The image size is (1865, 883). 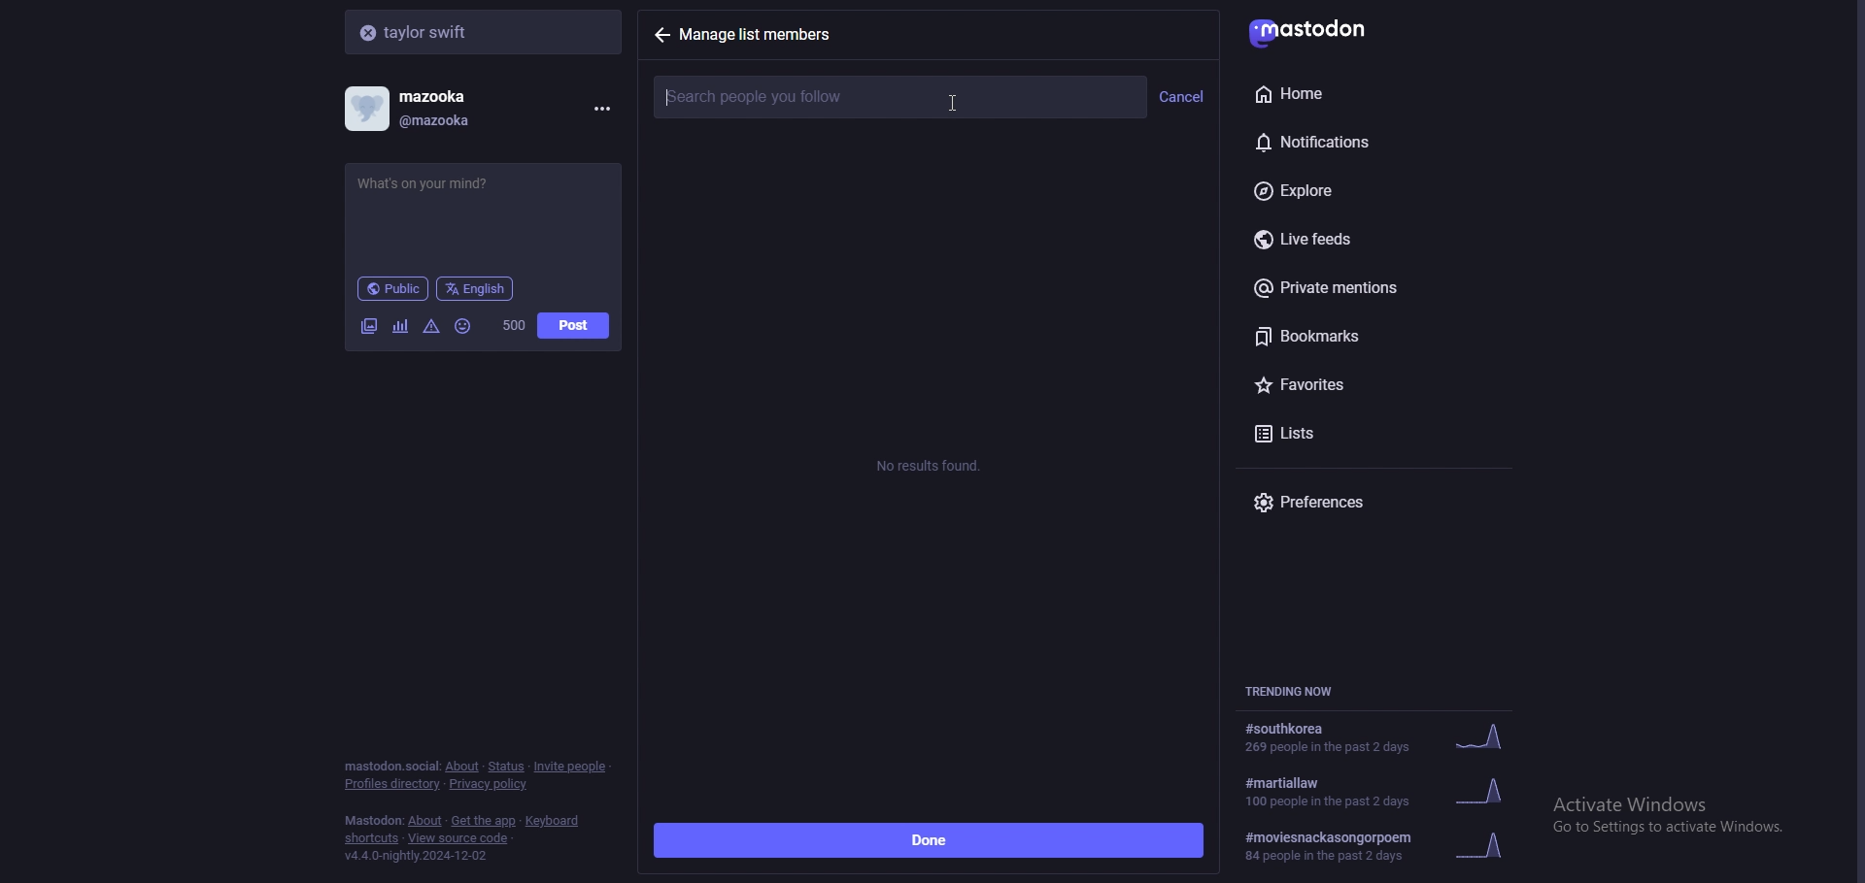 What do you see at coordinates (598, 109) in the screenshot?
I see `menu` at bounding box center [598, 109].